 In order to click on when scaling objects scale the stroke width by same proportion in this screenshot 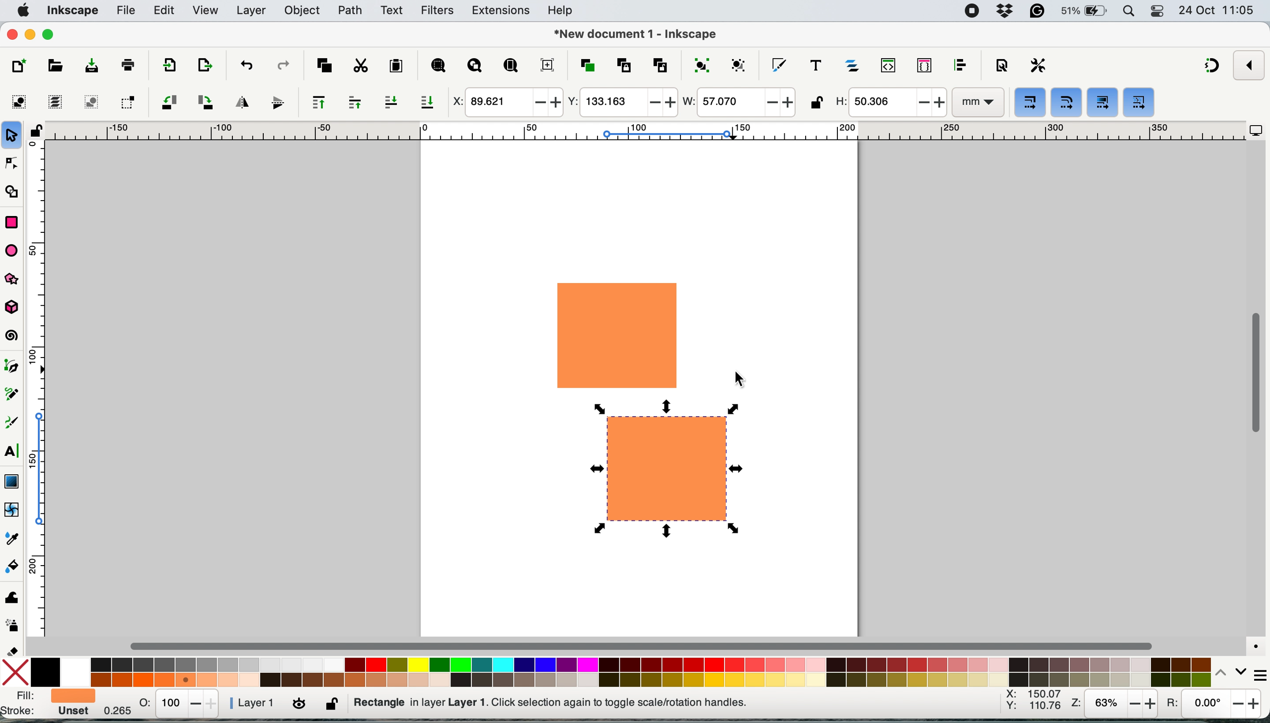, I will do `click(1031, 103)`.